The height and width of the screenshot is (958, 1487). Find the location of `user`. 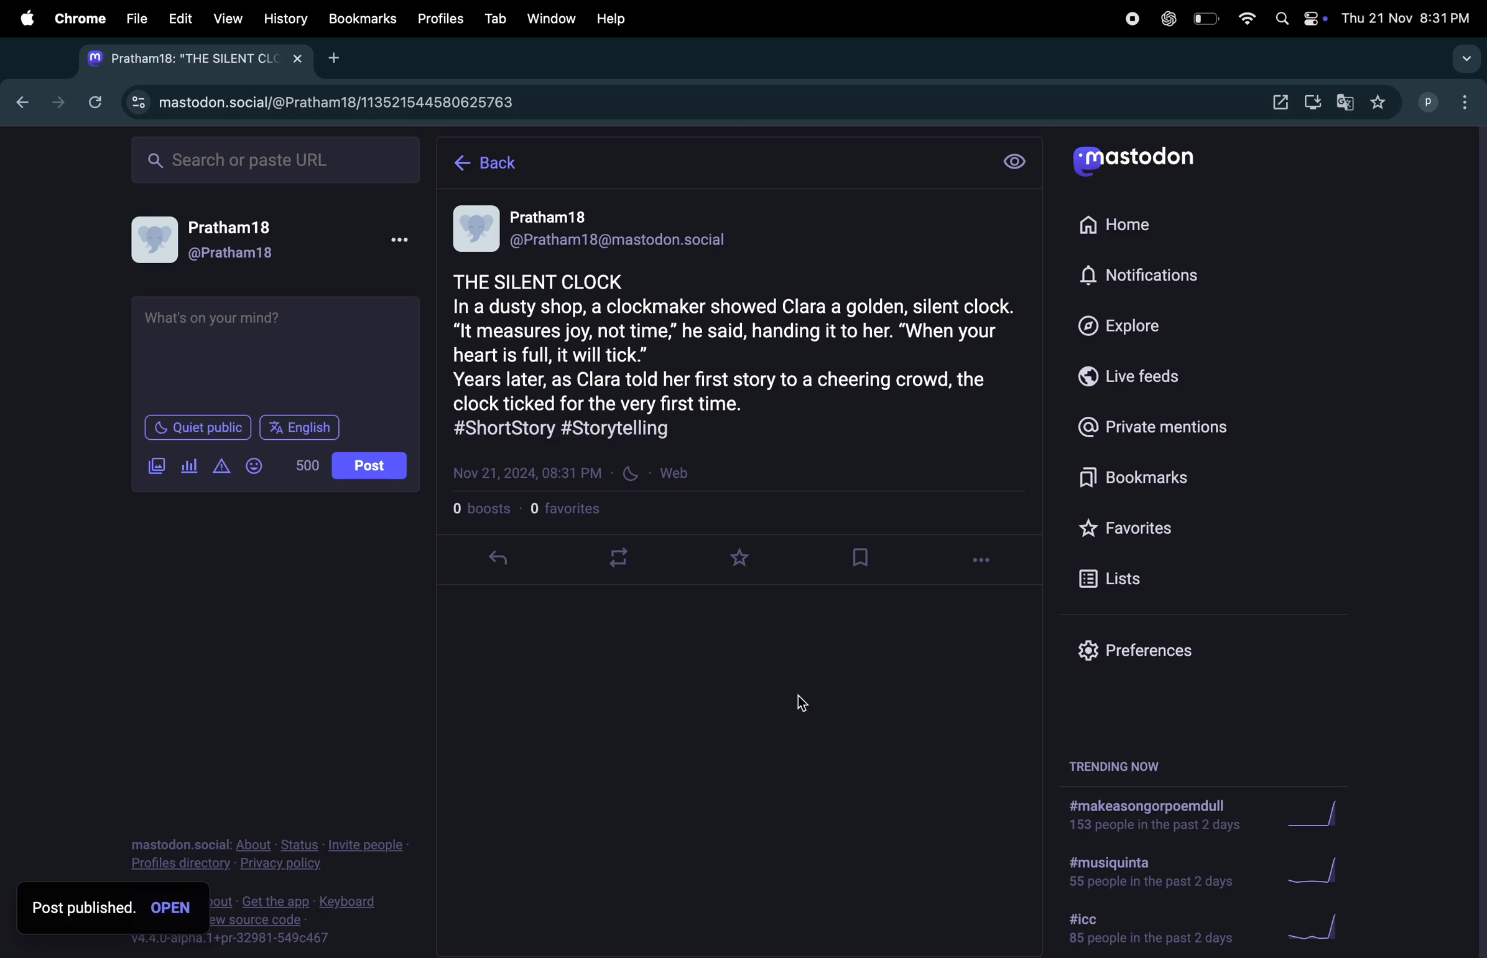

user is located at coordinates (238, 226).